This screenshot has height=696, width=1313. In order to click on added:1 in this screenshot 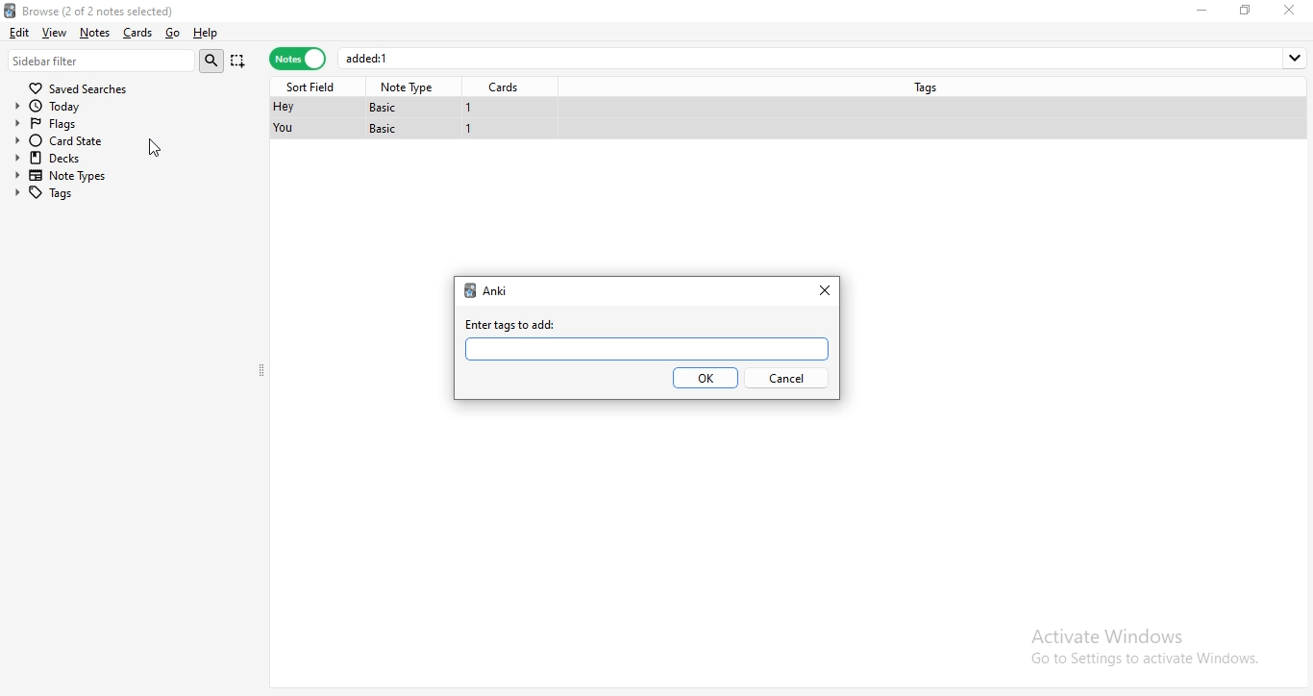, I will do `click(825, 58)`.